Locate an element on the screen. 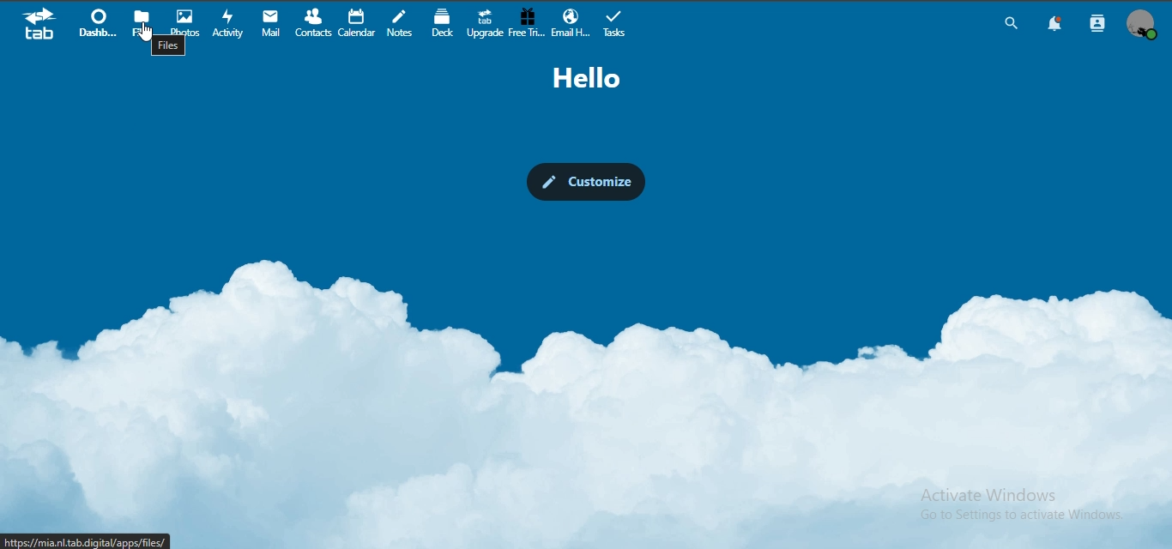 This screenshot has height=549, width=1172. mail is located at coordinates (273, 22).